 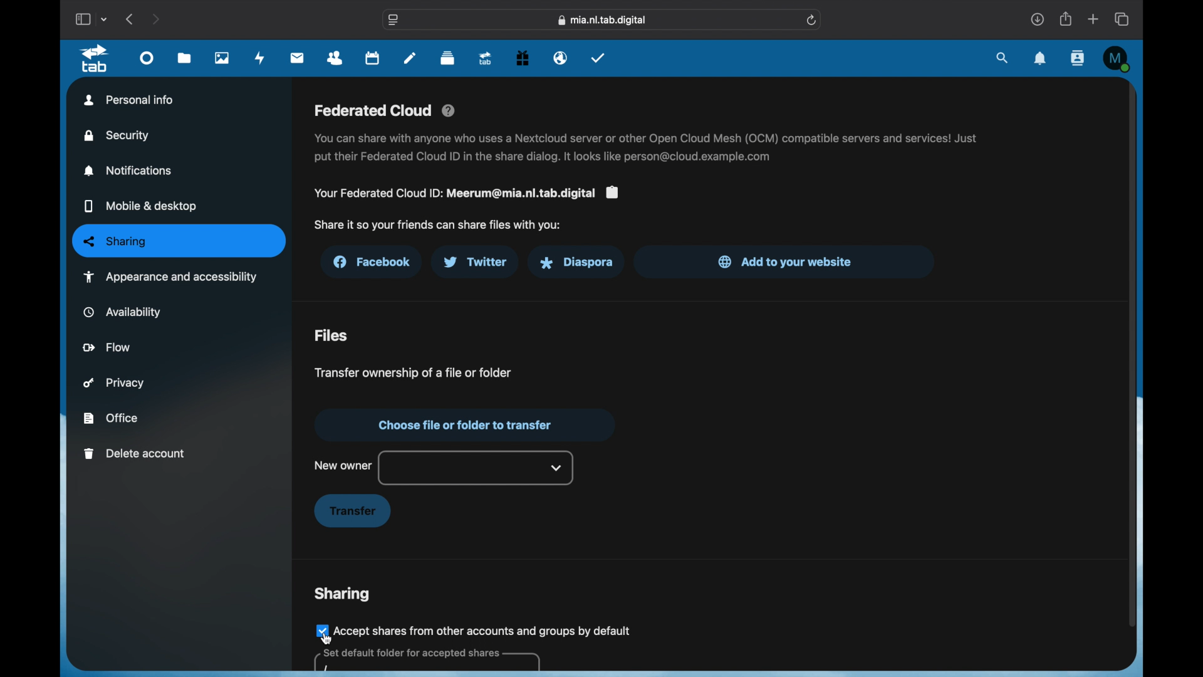 I want to click on activity, so click(x=262, y=58).